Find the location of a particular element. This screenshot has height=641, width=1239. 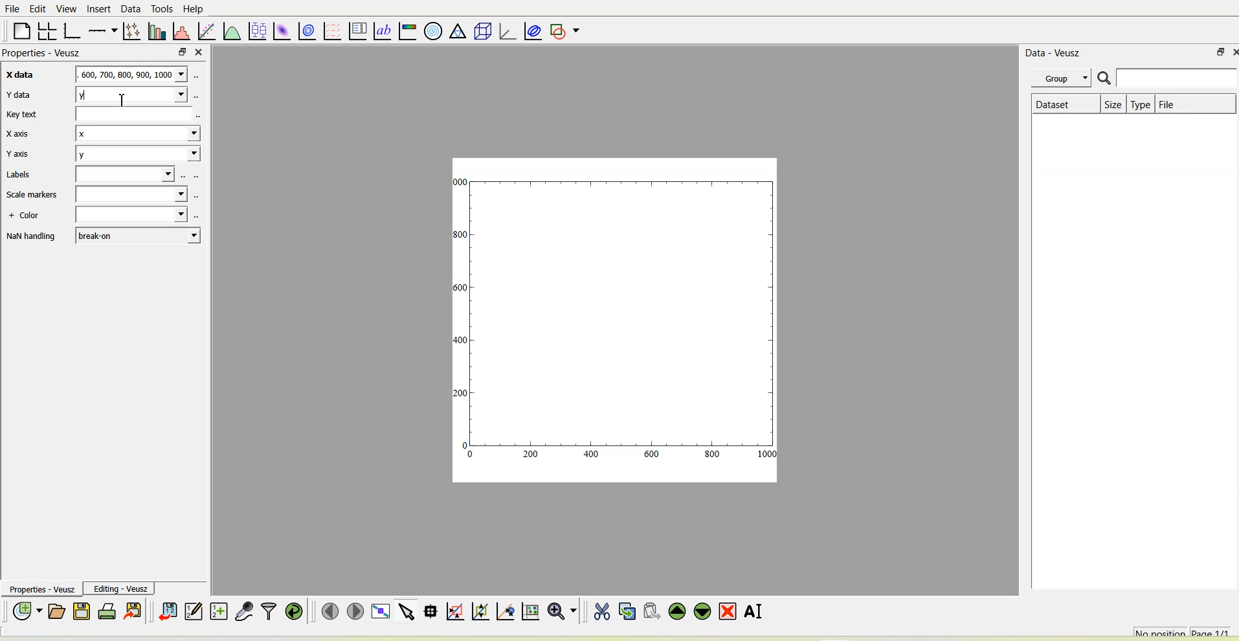

fit a function to data is located at coordinates (206, 31).